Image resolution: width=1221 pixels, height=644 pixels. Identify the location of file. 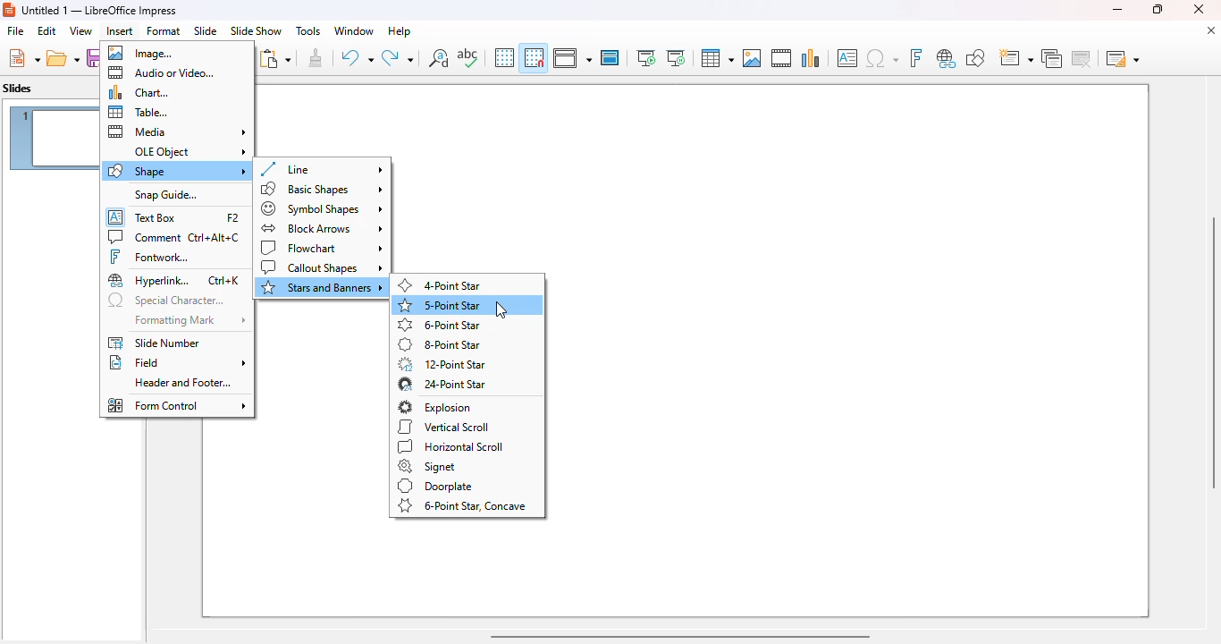
(15, 31).